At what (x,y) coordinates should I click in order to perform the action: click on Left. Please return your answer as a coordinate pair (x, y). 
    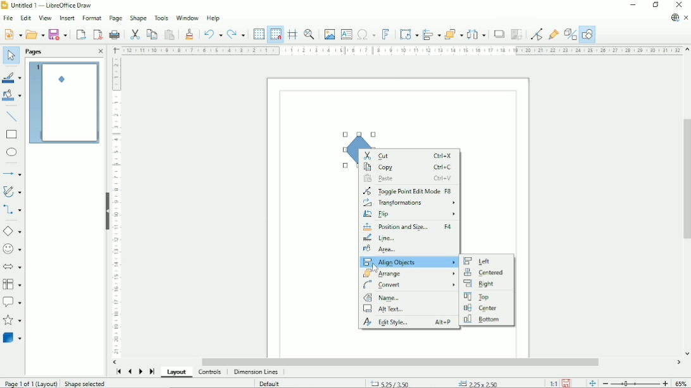
    Looking at the image, I should click on (479, 261).